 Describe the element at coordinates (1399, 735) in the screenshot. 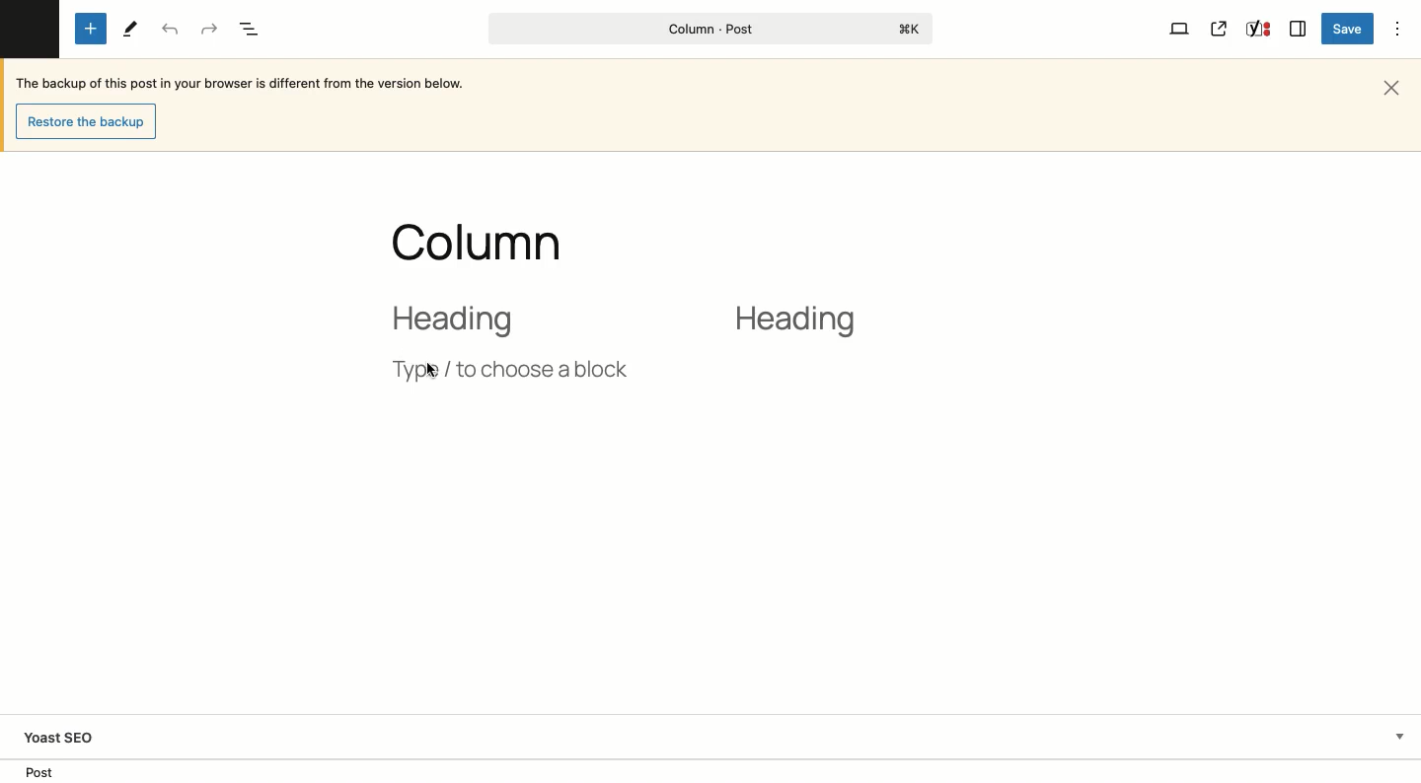

I see `Hide` at that location.